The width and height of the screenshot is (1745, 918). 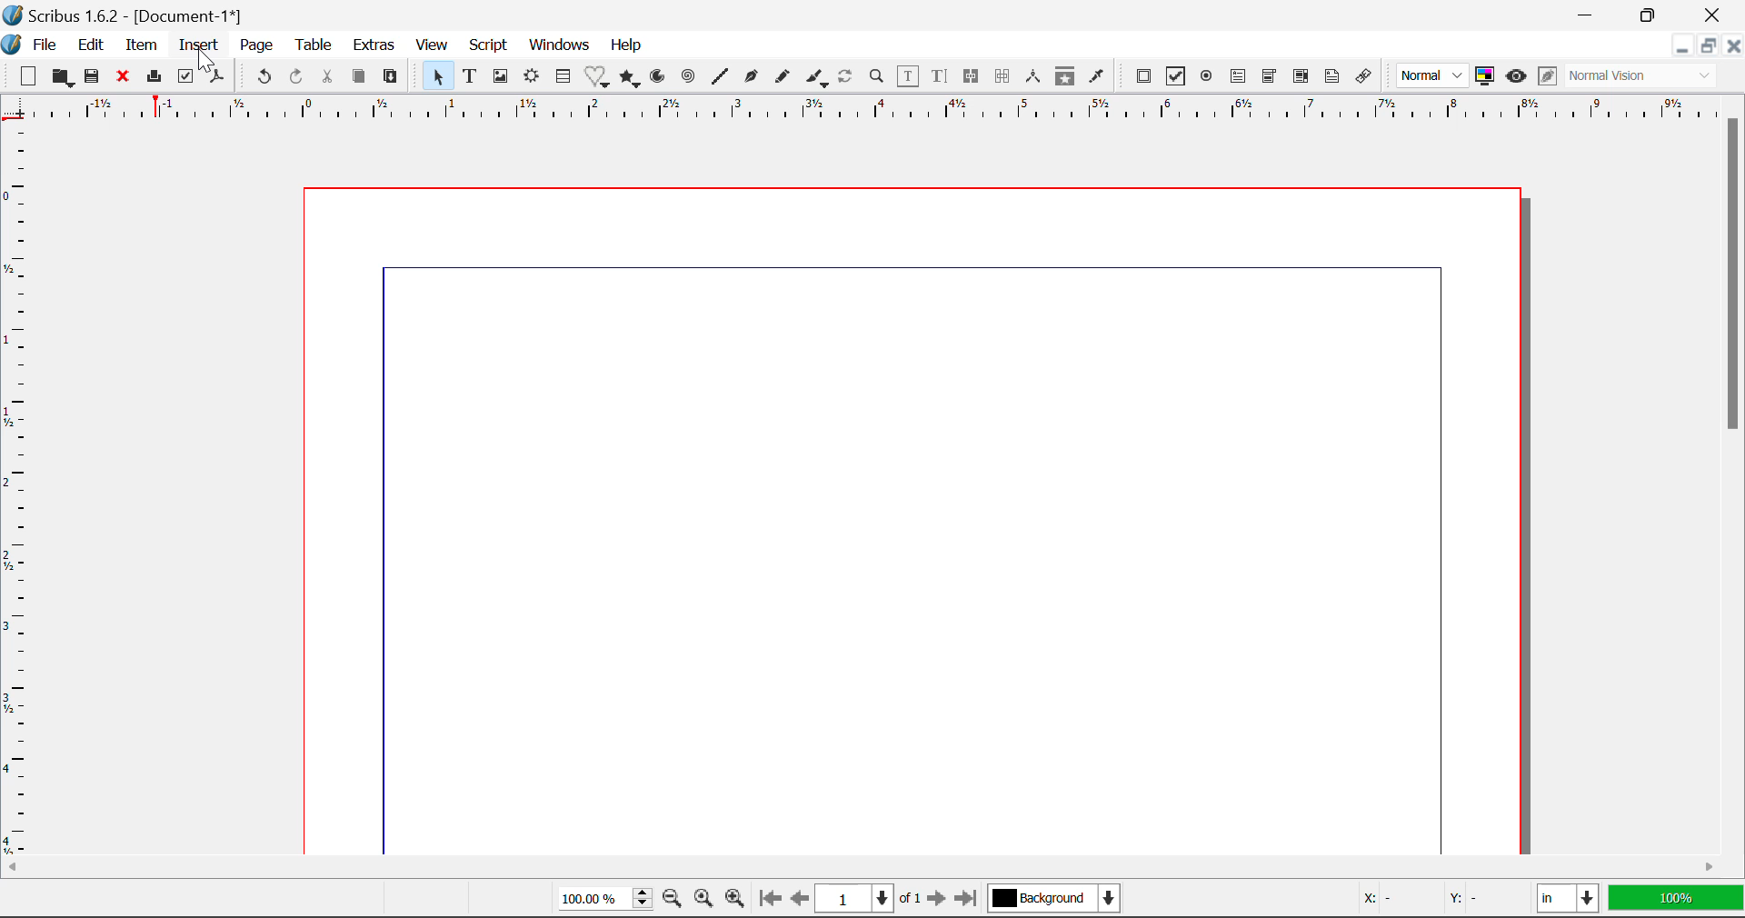 I want to click on Open, so click(x=64, y=77).